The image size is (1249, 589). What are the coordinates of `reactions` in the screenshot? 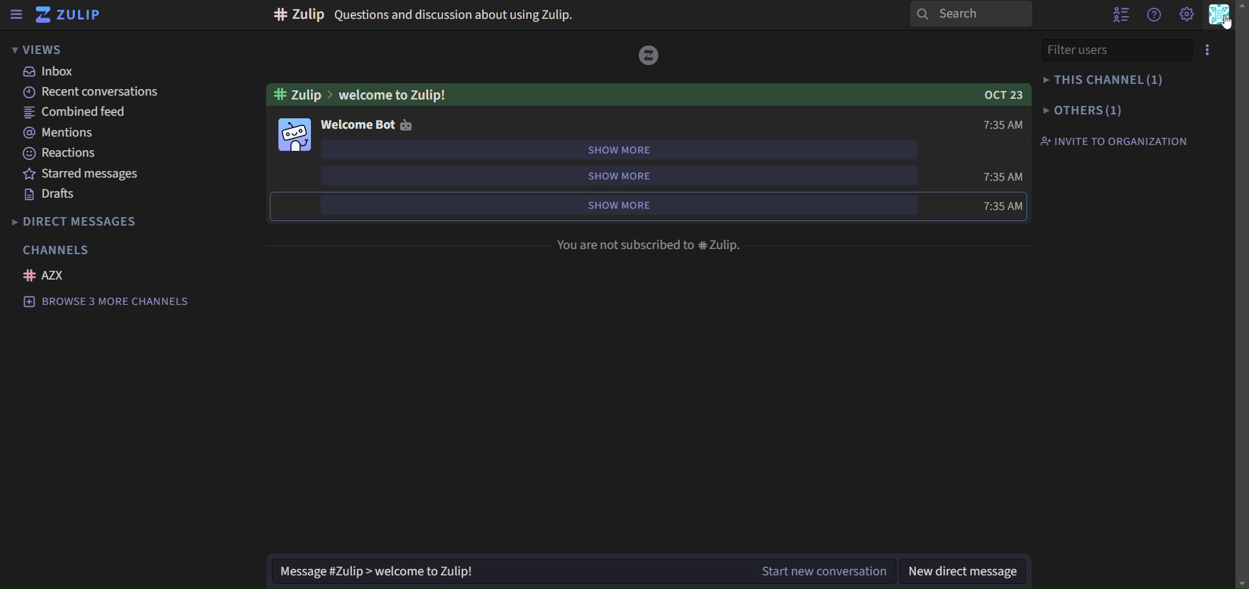 It's located at (62, 155).